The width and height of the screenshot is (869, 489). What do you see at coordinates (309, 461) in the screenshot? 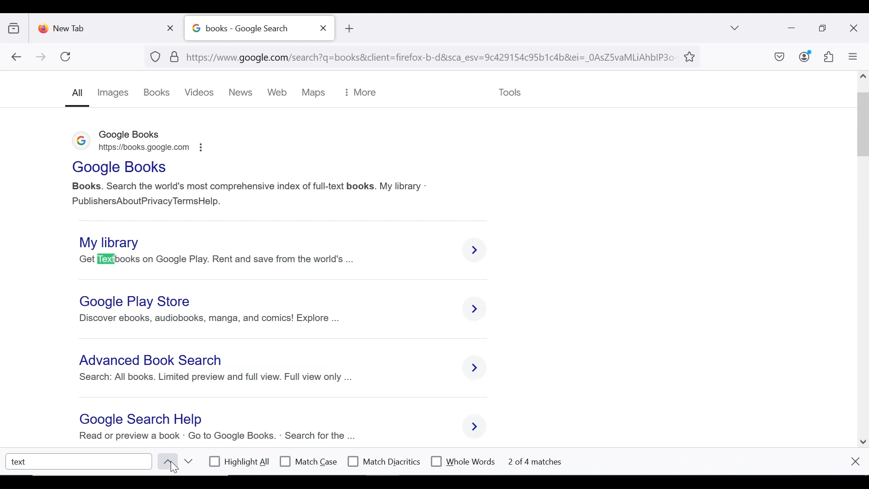
I see `match case` at bounding box center [309, 461].